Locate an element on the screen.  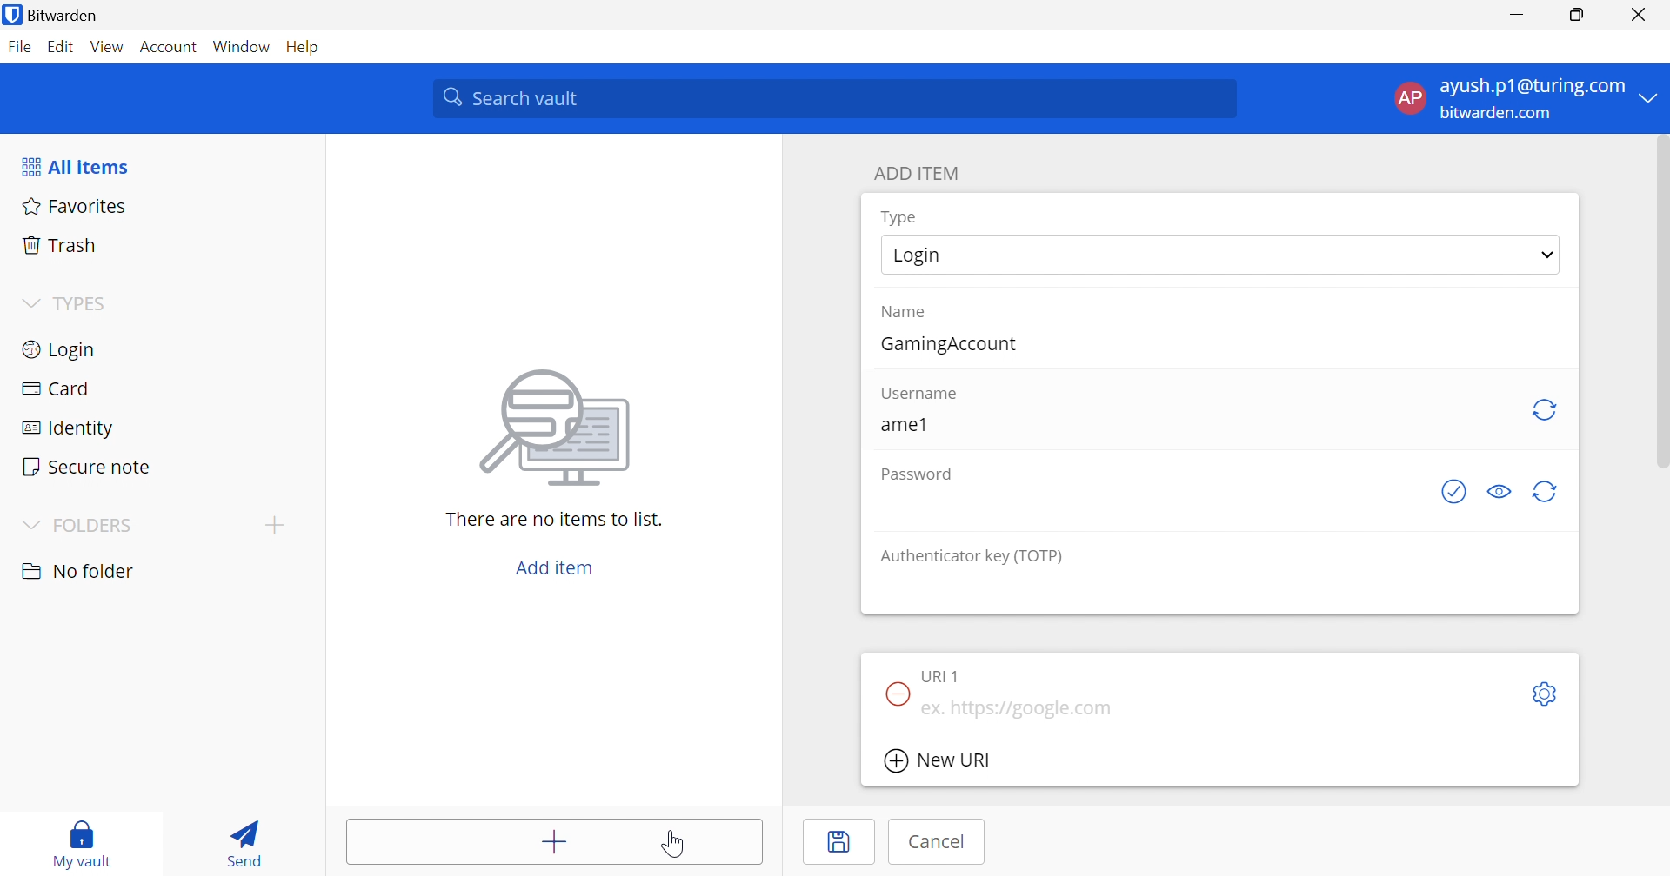
Image is located at coordinates (559, 427).